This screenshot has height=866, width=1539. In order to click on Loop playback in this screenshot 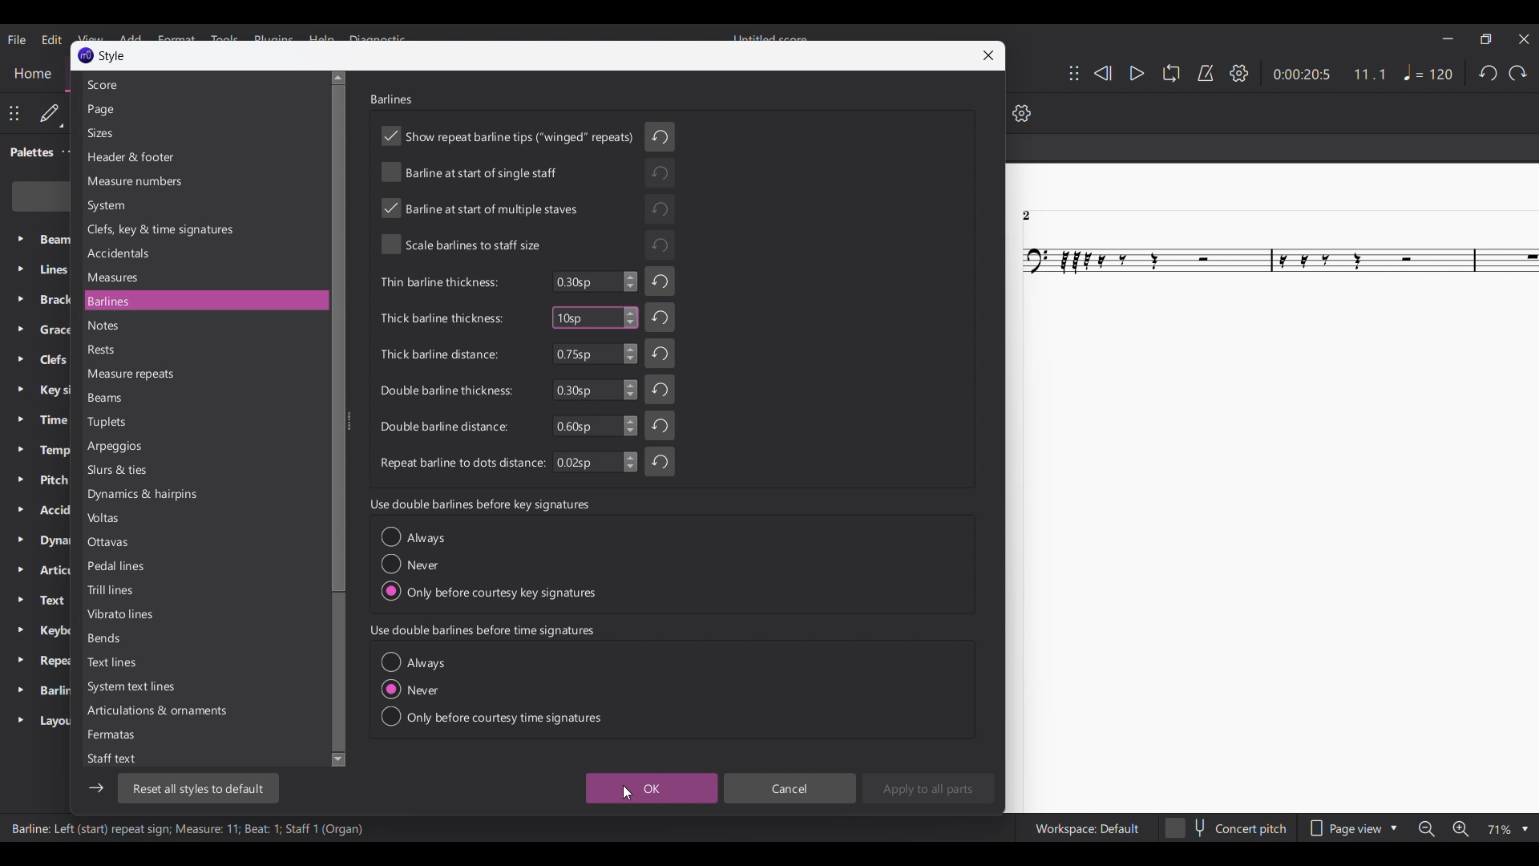, I will do `click(1171, 73)`.